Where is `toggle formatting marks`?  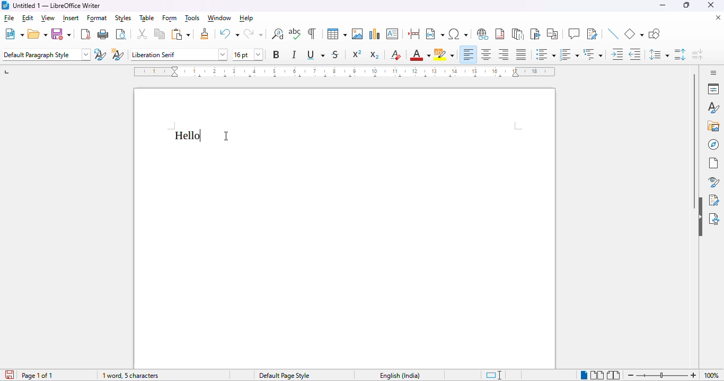
toggle formatting marks is located at coordinates (312, 33).